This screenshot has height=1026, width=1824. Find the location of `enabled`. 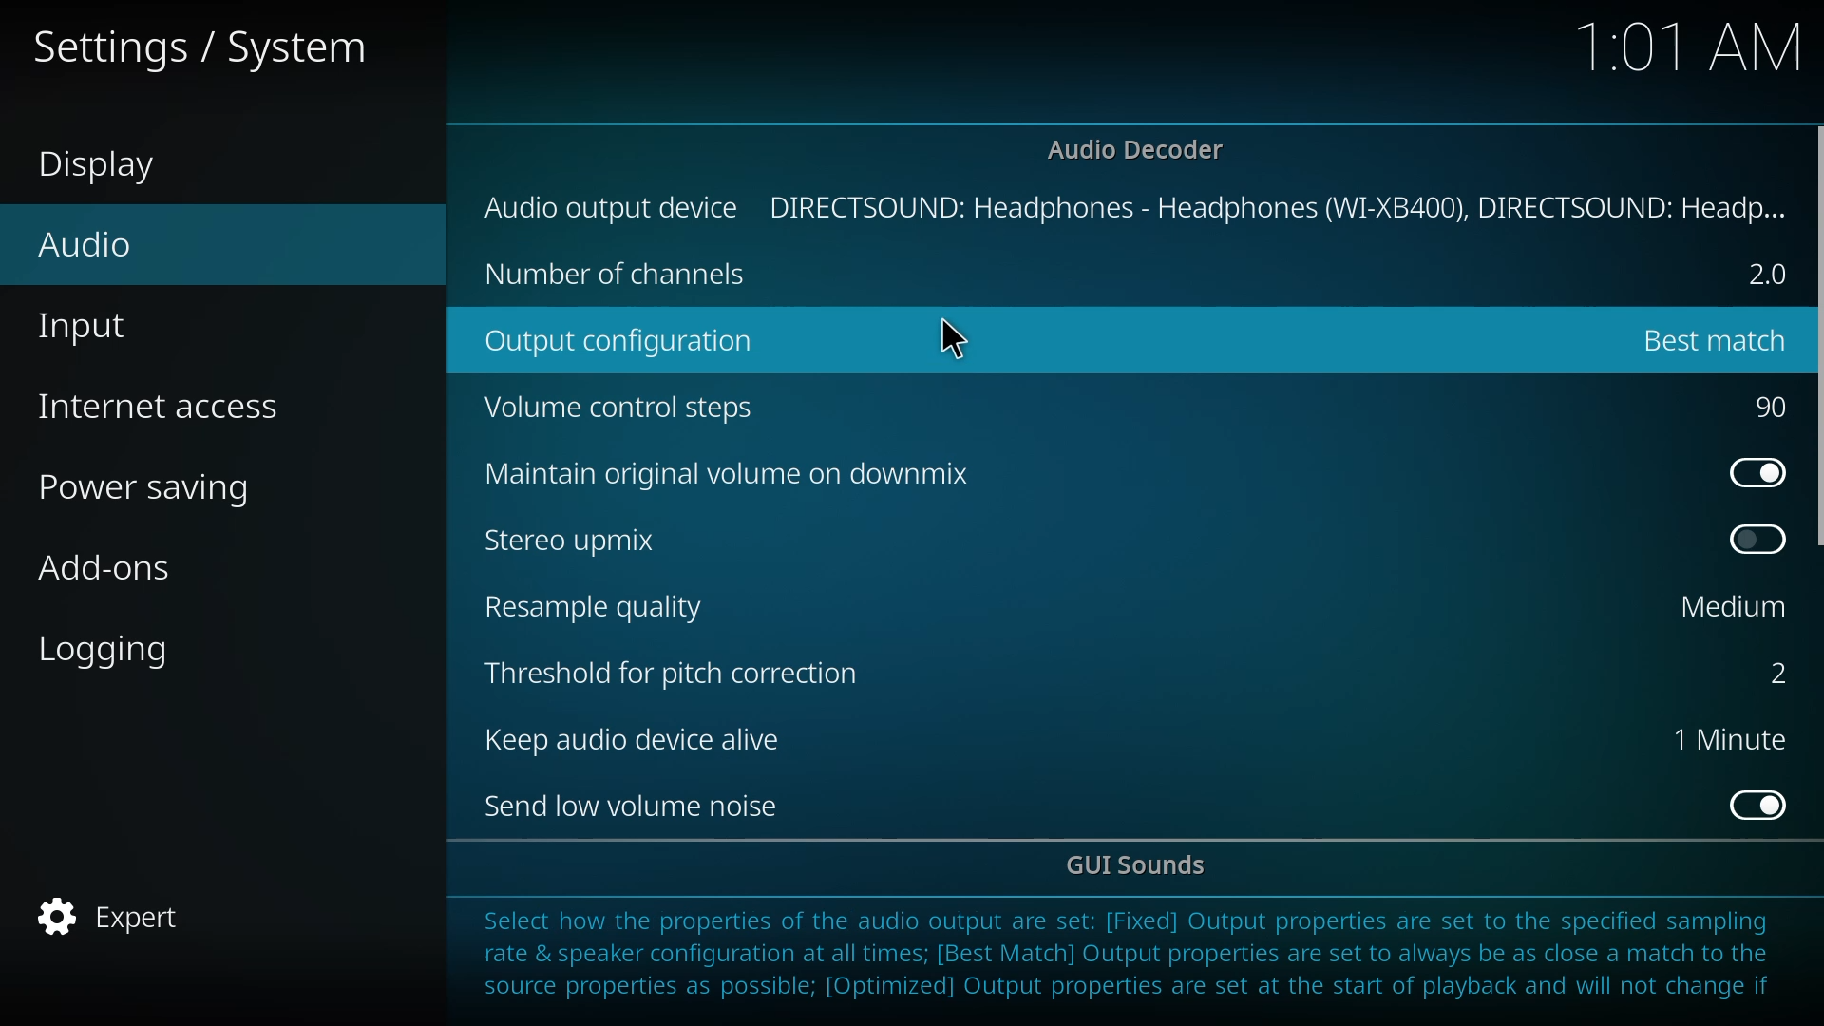

enabled is located at coordinates (1752, 803).